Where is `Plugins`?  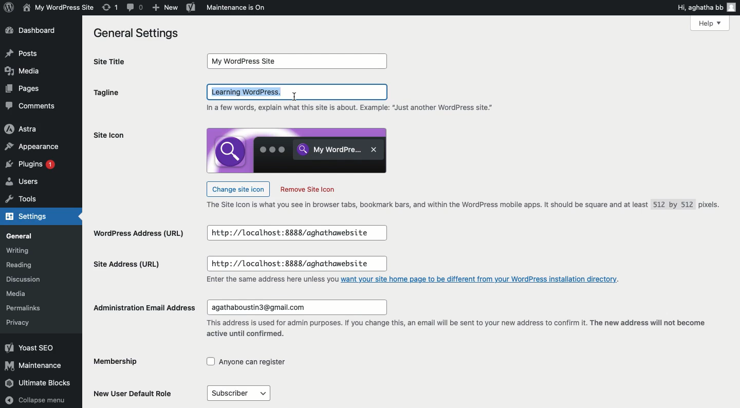
Plugins is located at coordinates (32, 165).